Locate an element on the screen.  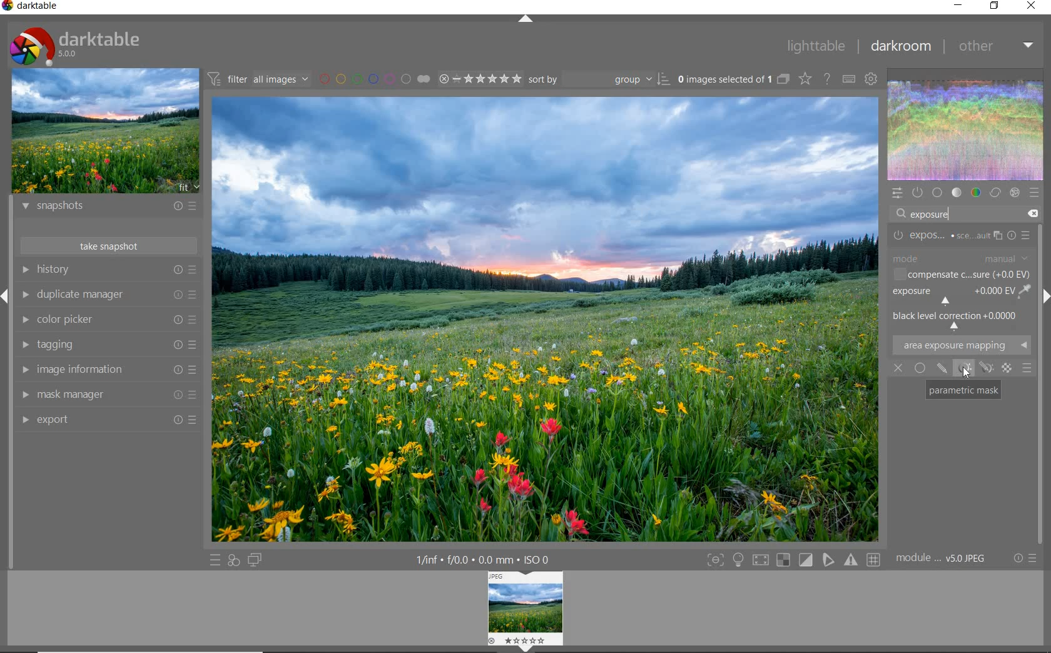
image information is located at coordinates (108, 370).